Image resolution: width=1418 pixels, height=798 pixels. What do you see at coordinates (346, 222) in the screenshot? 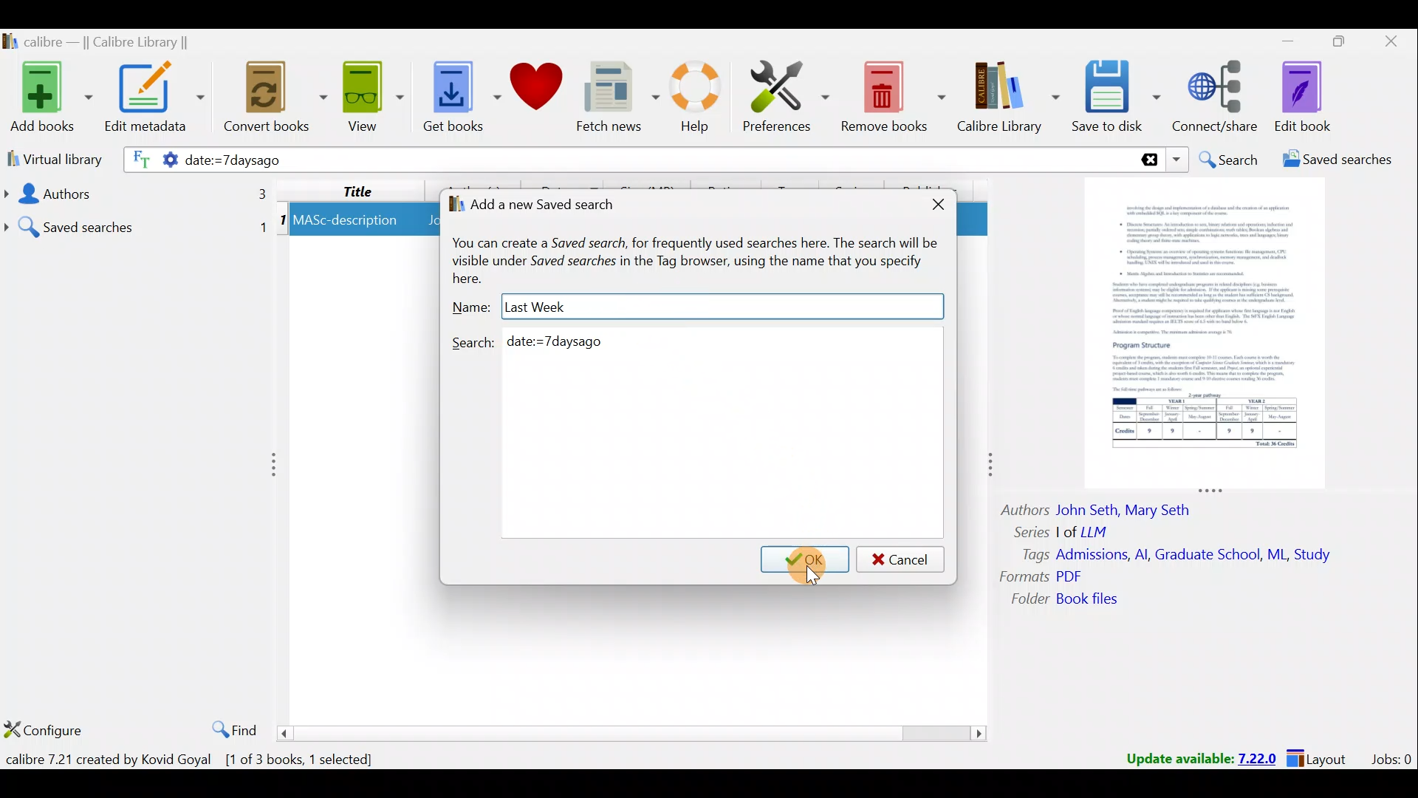
I see `MASc-description` at bounding box center [346, 222].